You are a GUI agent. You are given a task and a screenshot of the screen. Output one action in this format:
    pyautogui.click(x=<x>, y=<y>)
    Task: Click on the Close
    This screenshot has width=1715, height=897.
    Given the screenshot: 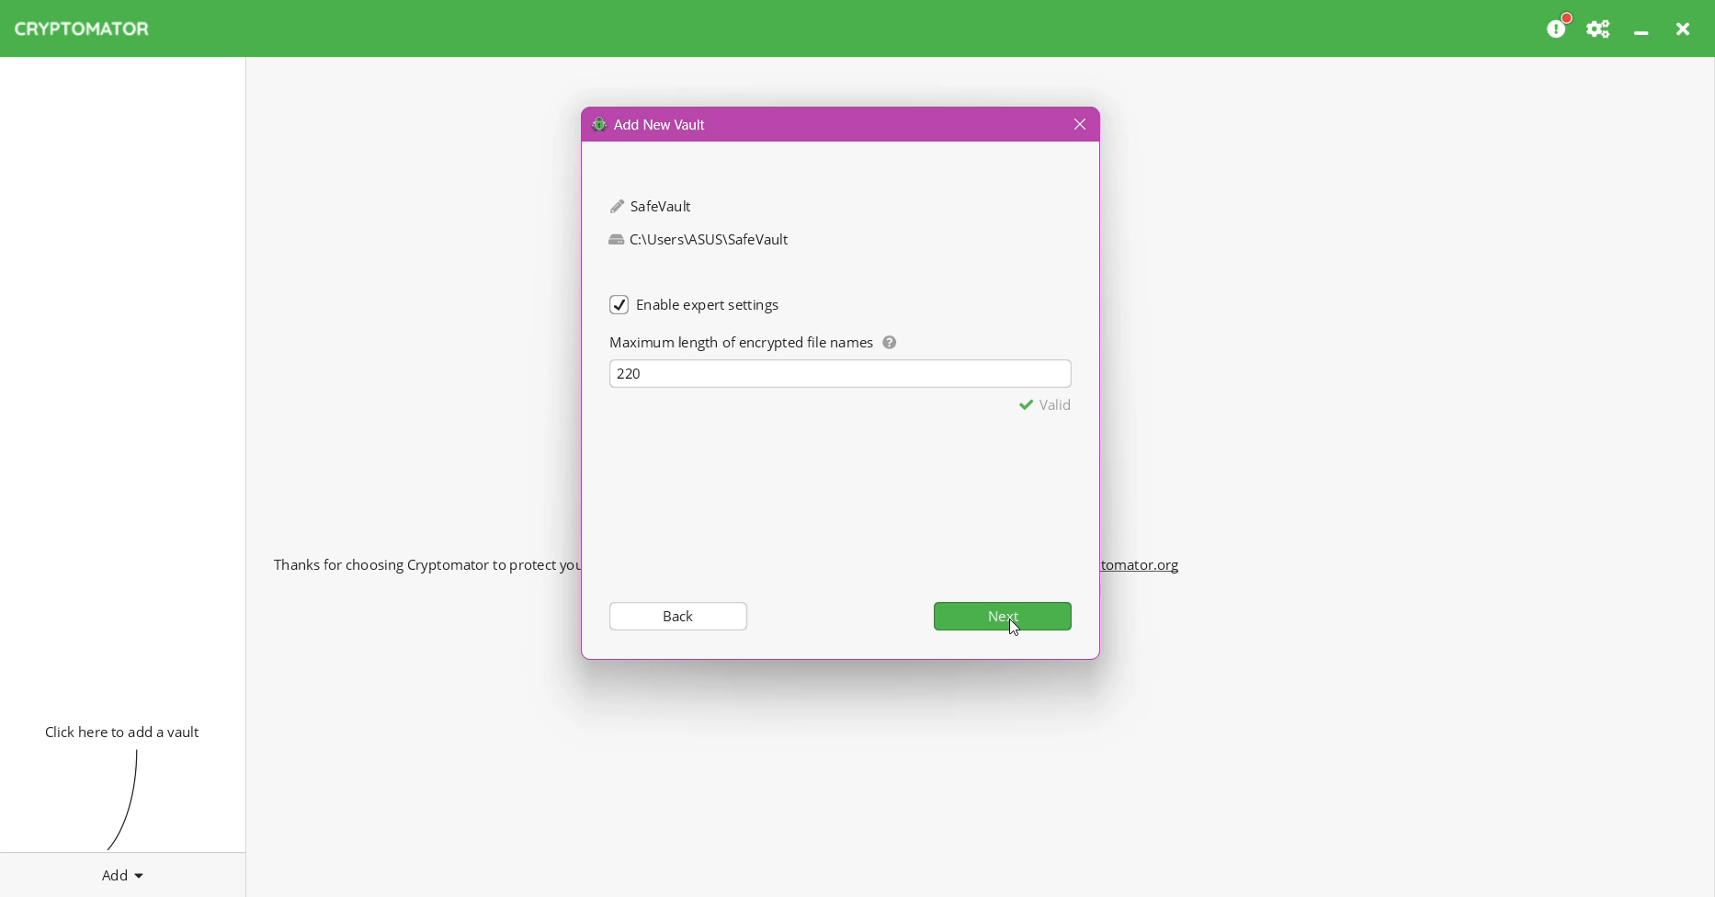 What is the action you would take?
    pyautogui.click(x=1686, y=28)
    